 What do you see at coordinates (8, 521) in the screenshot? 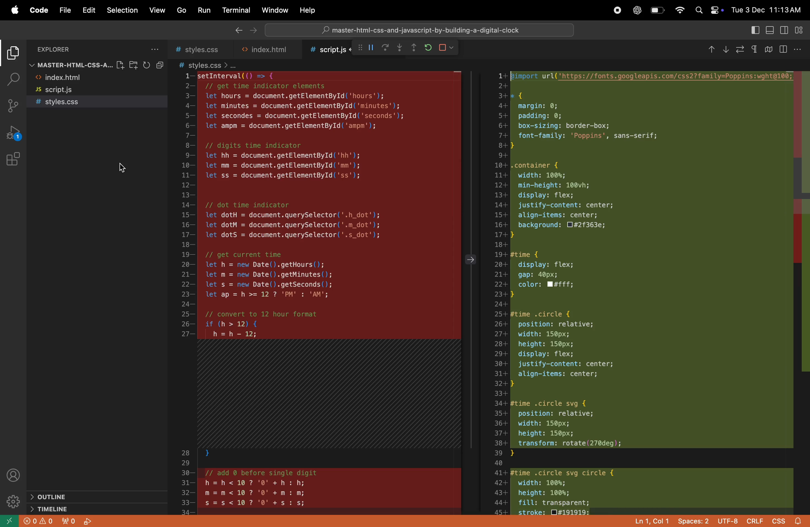
I see `open remote window` at bounding box center [8, 521].